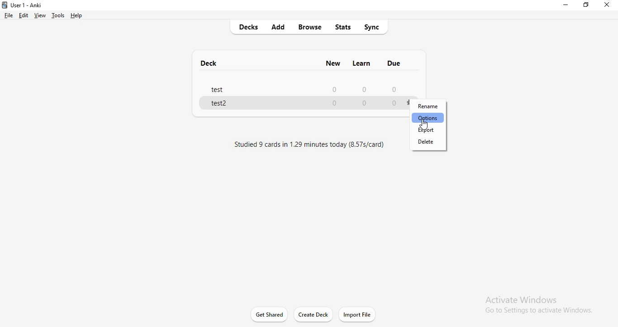 The width and height of the screenshot is (618, 327). Describe the element at coordinates (24, 16) in the screenshot. I see `edit` at that location.